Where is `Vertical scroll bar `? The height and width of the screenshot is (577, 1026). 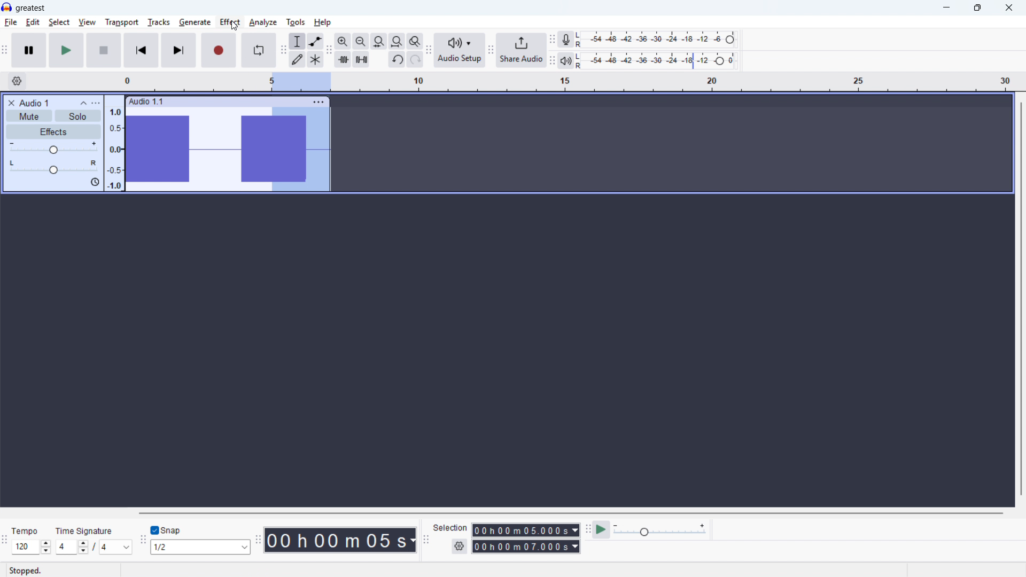
Vertical scroll bar  is located at coordinates (1021, 300).